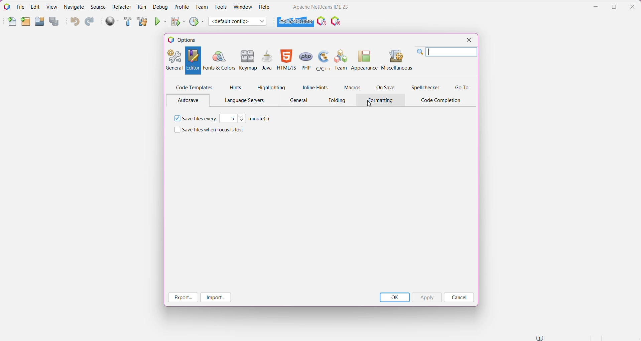  I want to click on checkbox, so click(176, 119).